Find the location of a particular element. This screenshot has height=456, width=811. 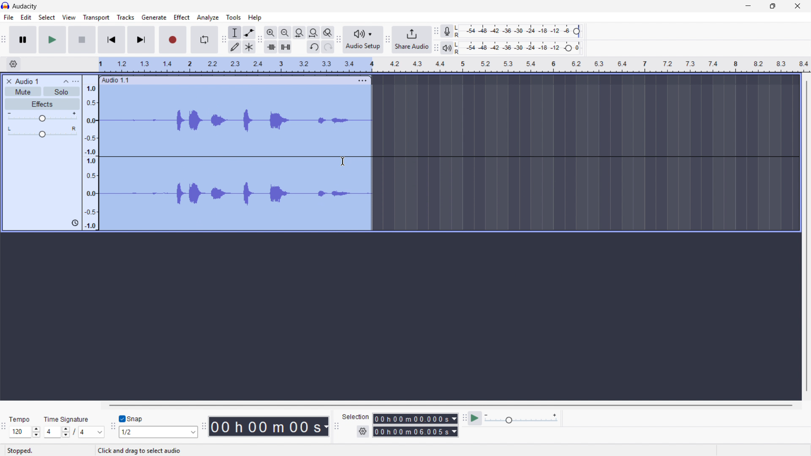

Track title is located at coordinates (27, 81).